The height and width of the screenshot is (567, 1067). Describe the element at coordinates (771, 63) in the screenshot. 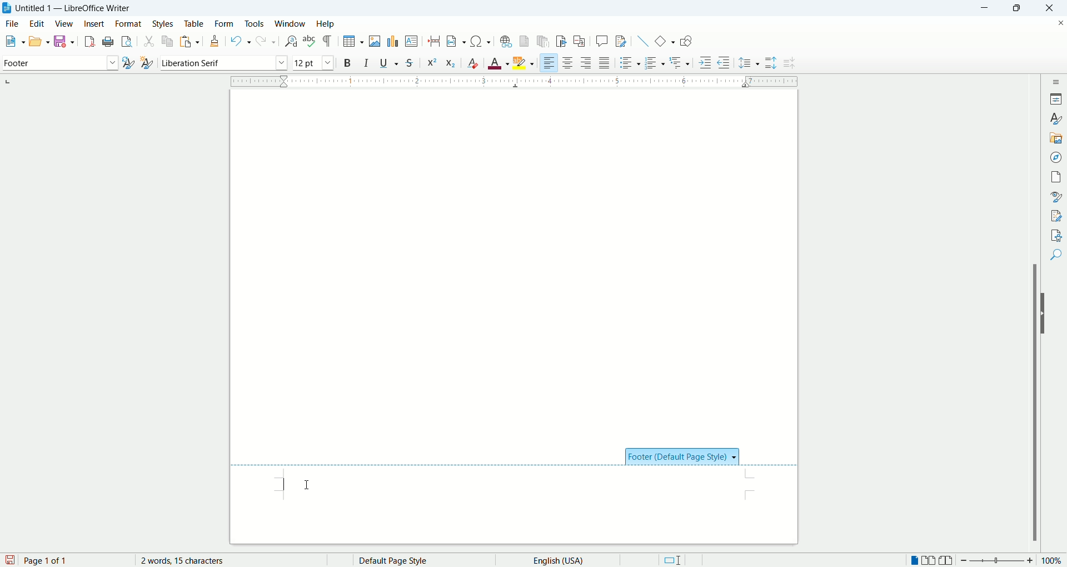

I see `increase paragraph spacing` at that location.